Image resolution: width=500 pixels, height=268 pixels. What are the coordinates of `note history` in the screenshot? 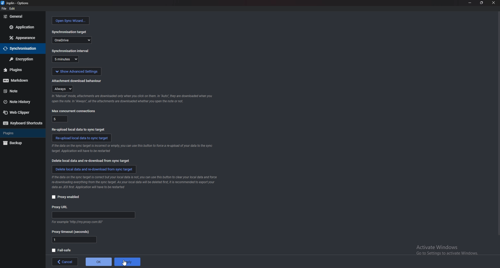 It's located at (21, 101).